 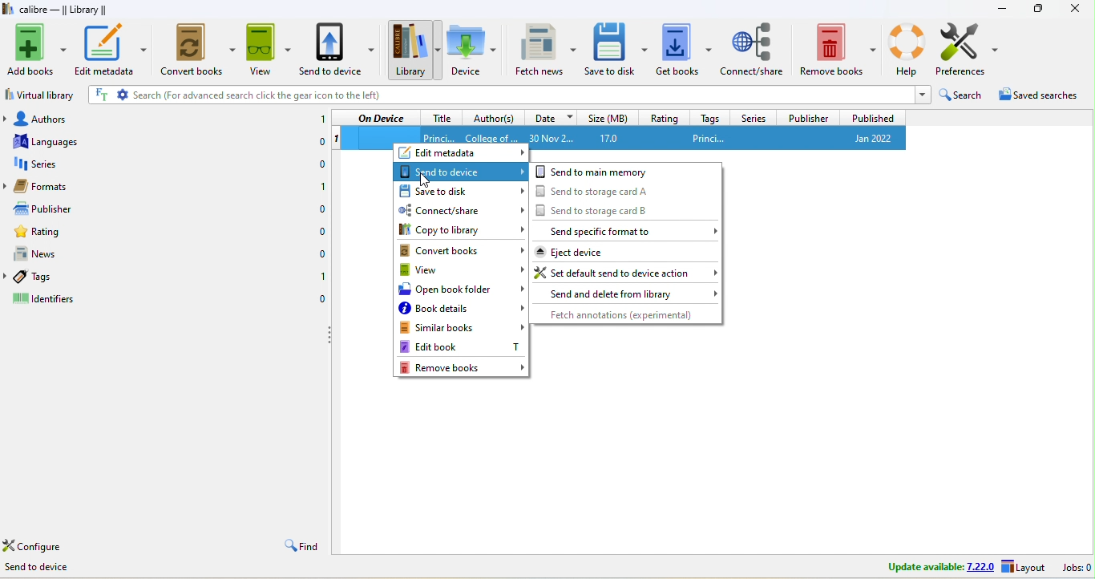 What do you see at coordinates (44, 116) in the screenshot?
I see `authors` at bounding box center [44, 116].